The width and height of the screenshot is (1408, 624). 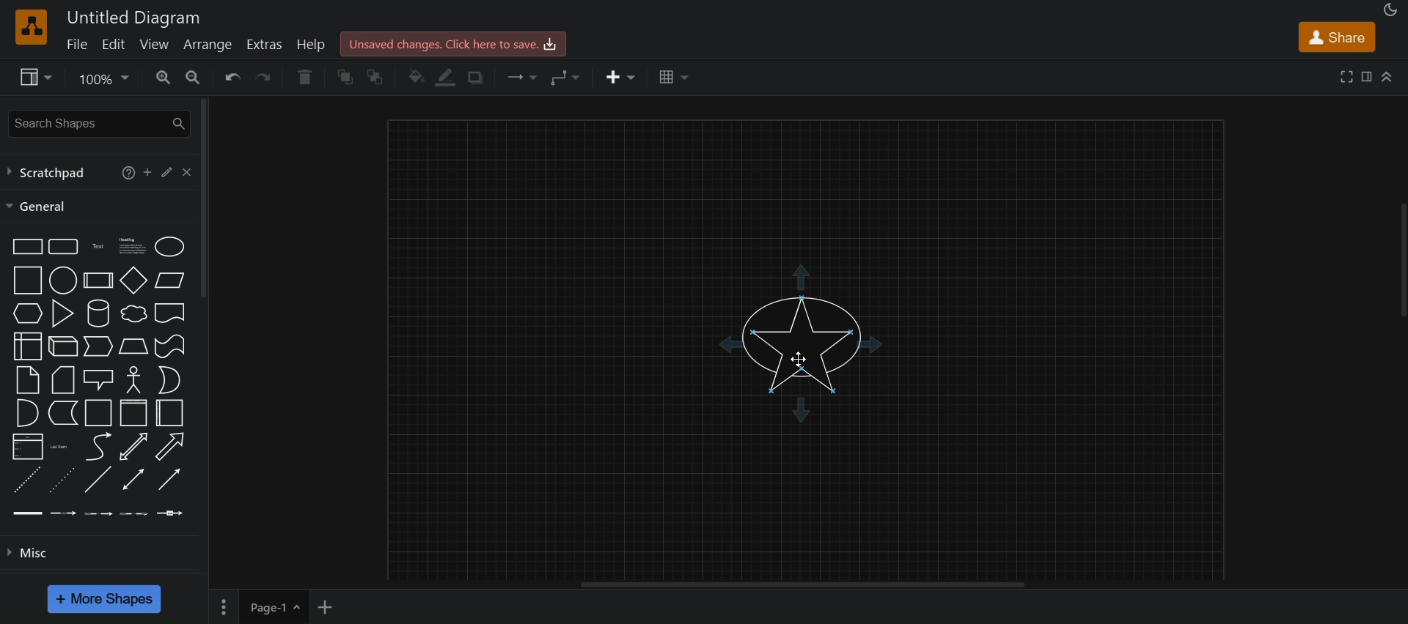 What do you see at coordinates (125, 174) in the screenshot?
I see `help` at bounding box center [125, 174].